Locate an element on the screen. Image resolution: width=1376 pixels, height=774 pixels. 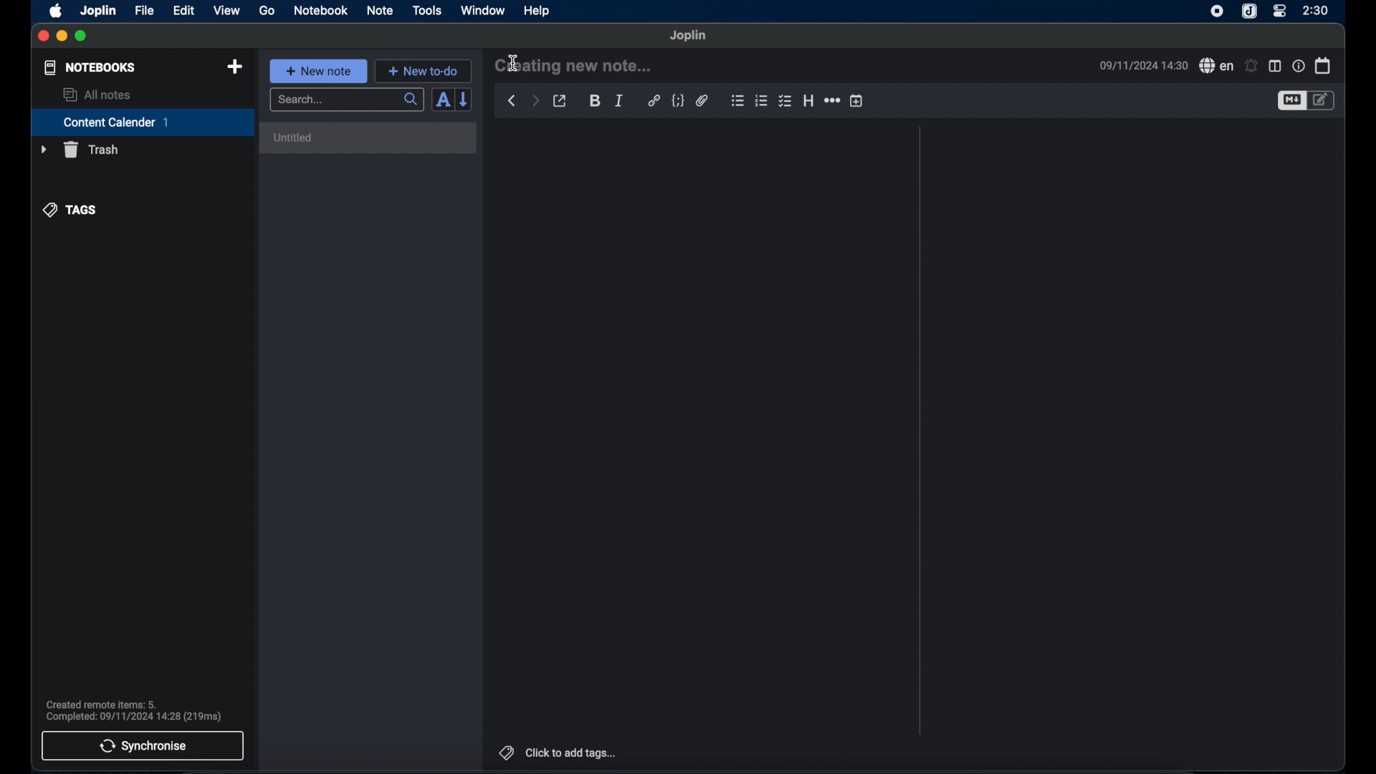
new to-do is located at coordinates (423, 71).